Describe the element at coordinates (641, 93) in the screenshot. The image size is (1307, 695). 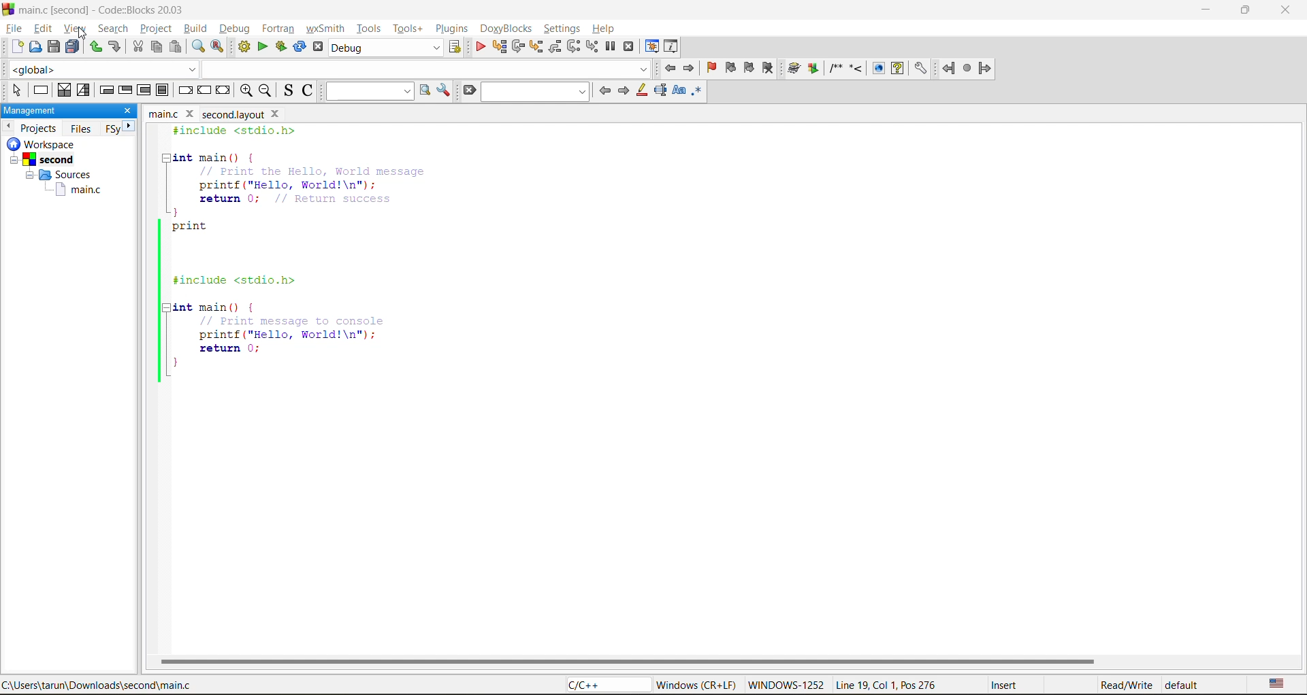
I see `highlight` at that location.